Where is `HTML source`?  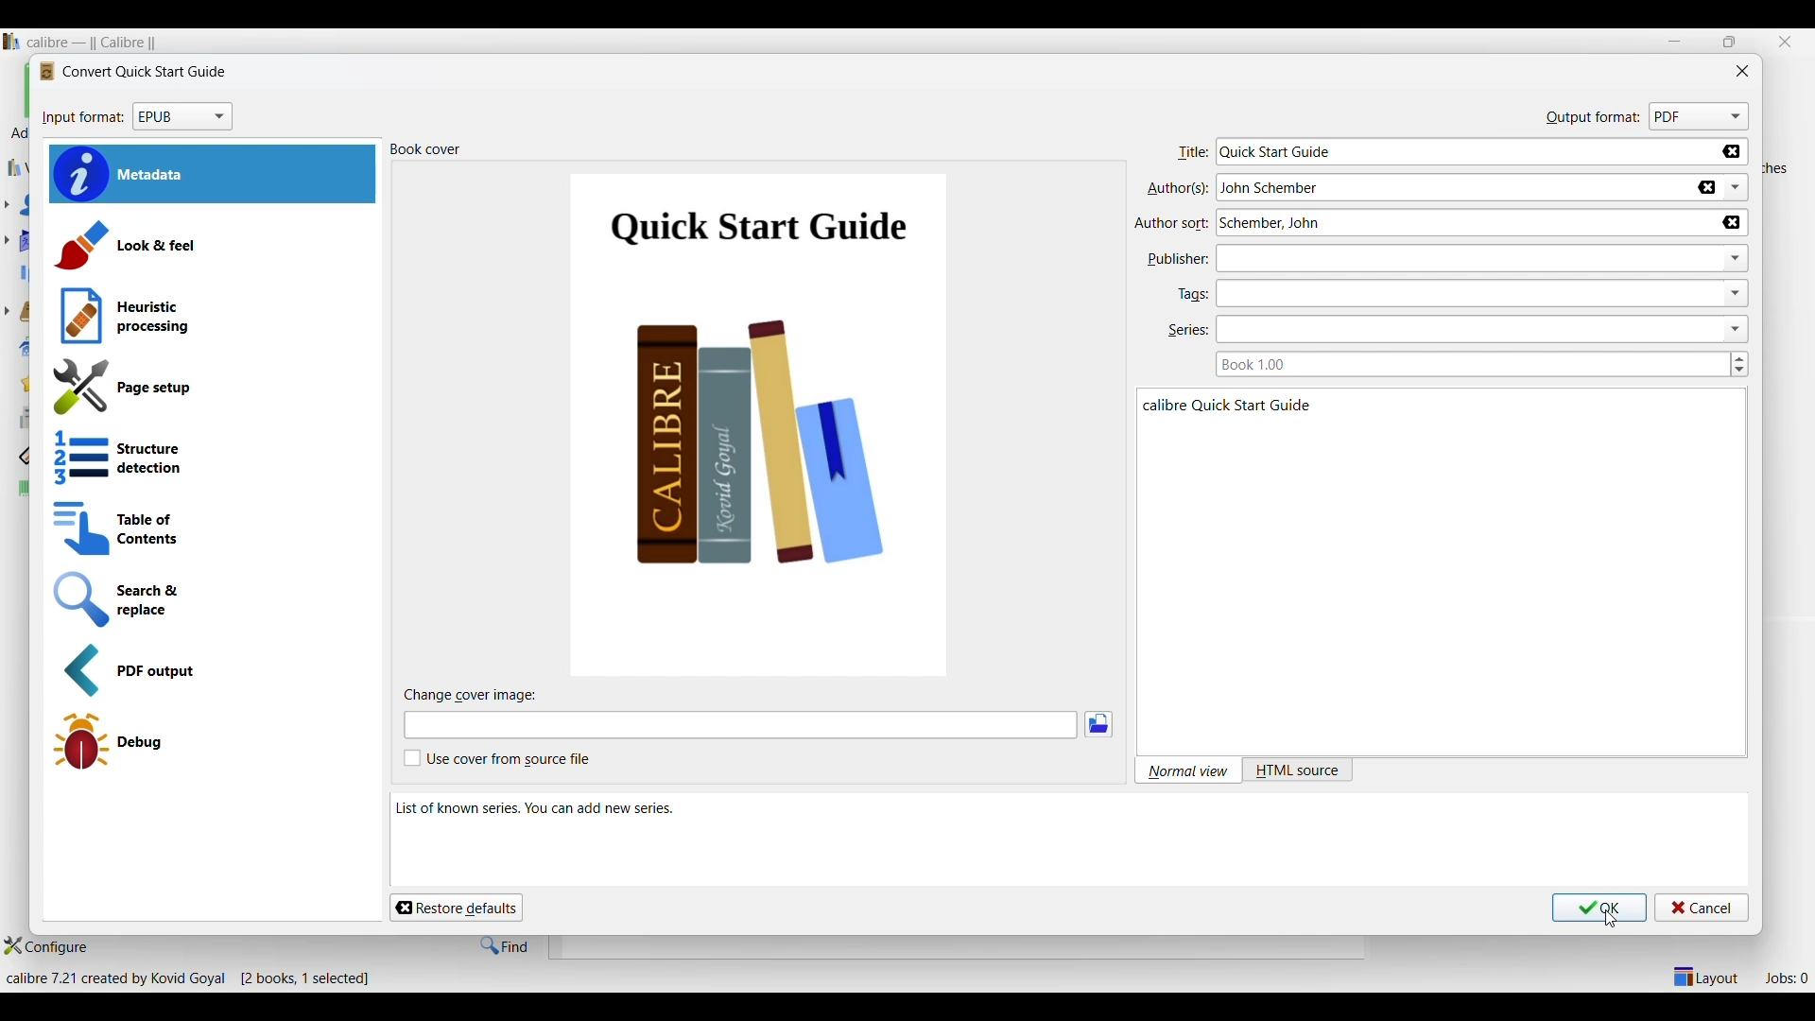
HTML source is located at coordinates (1299, 771).